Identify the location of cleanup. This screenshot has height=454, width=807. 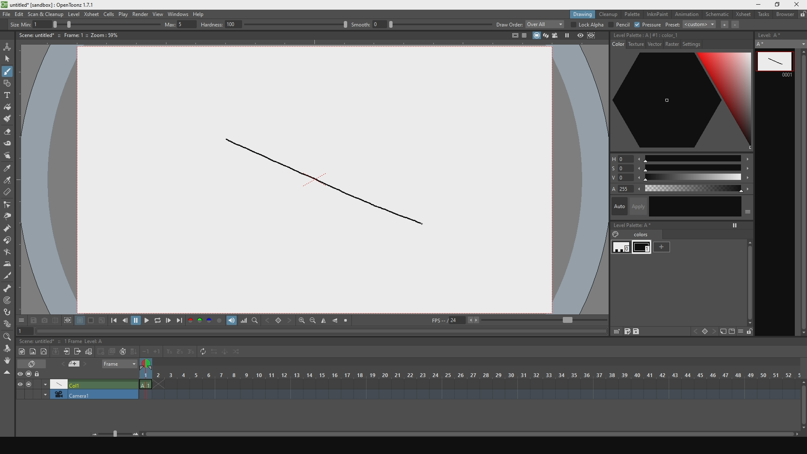
(609, 15).